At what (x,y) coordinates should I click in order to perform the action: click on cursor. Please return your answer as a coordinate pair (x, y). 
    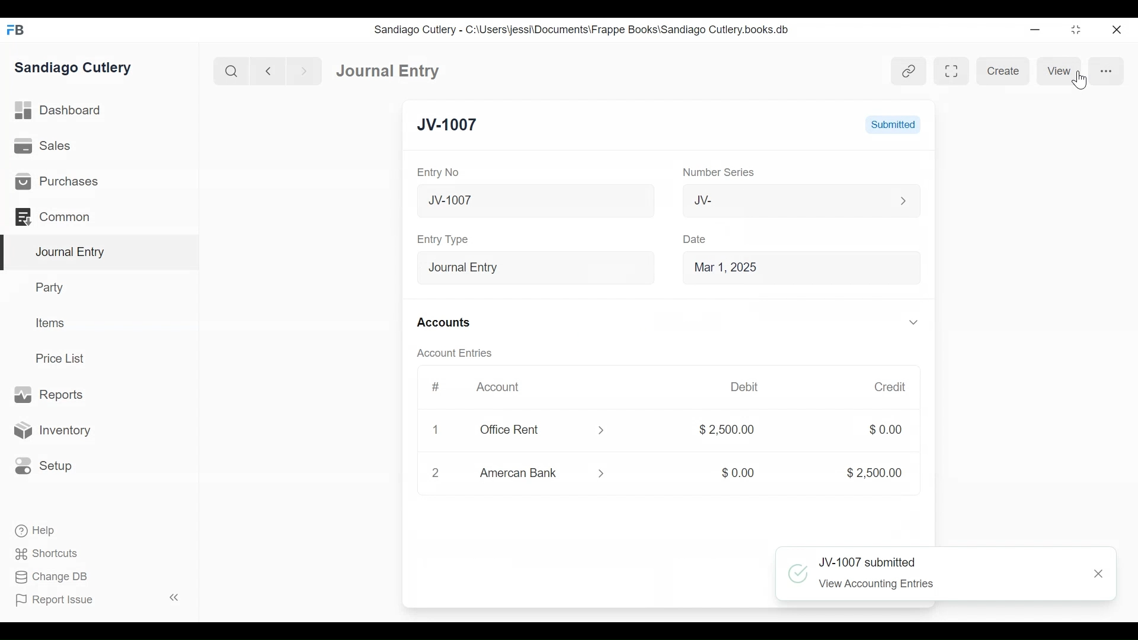
    Looking at the image, I should click on (1081, 81).